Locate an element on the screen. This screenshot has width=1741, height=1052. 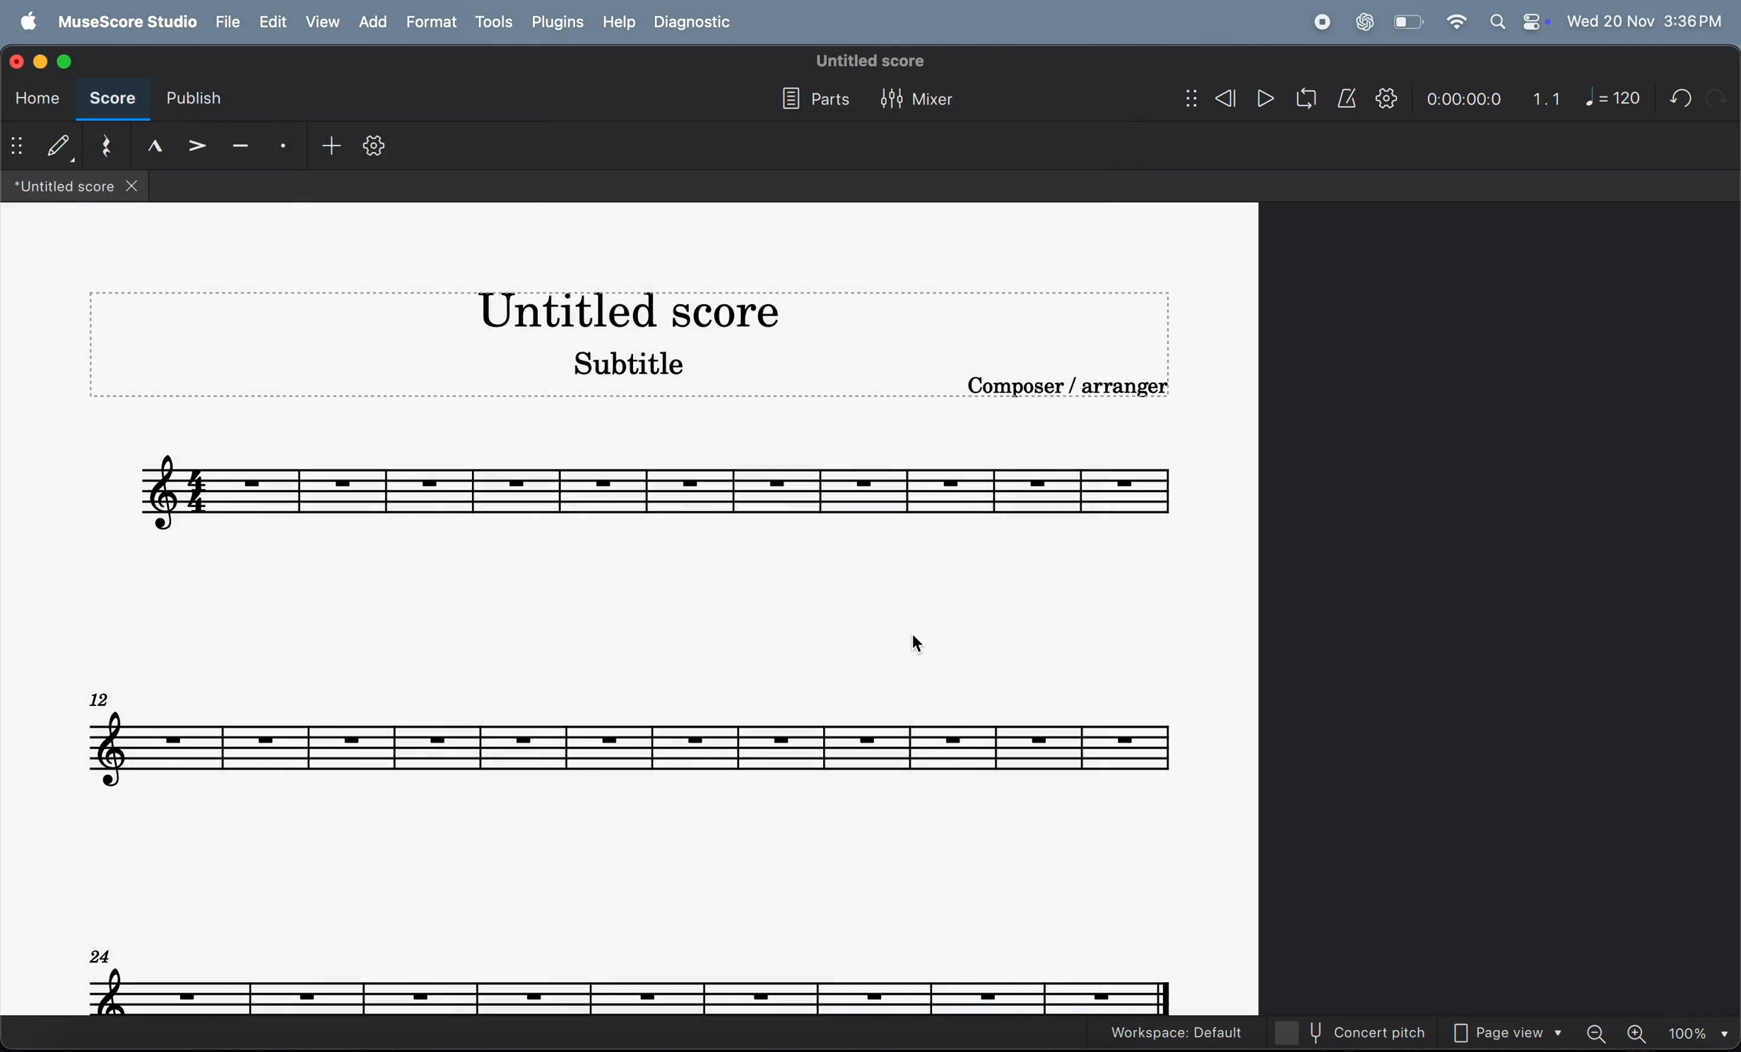
publish is located at coordinates (191, 102).